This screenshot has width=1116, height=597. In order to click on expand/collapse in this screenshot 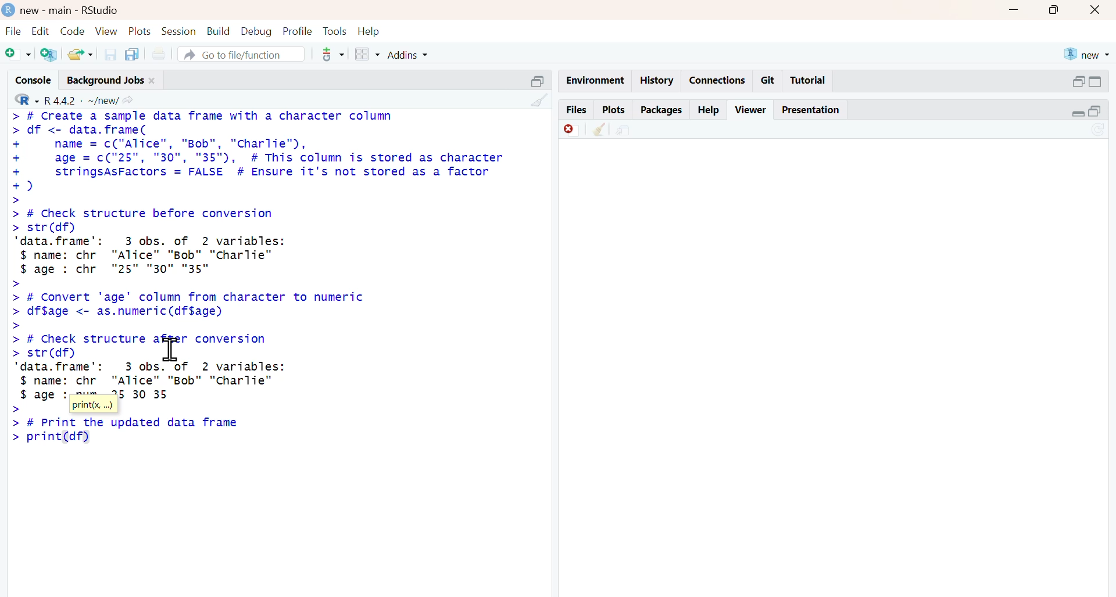, I will do `click(1079, 113)`.